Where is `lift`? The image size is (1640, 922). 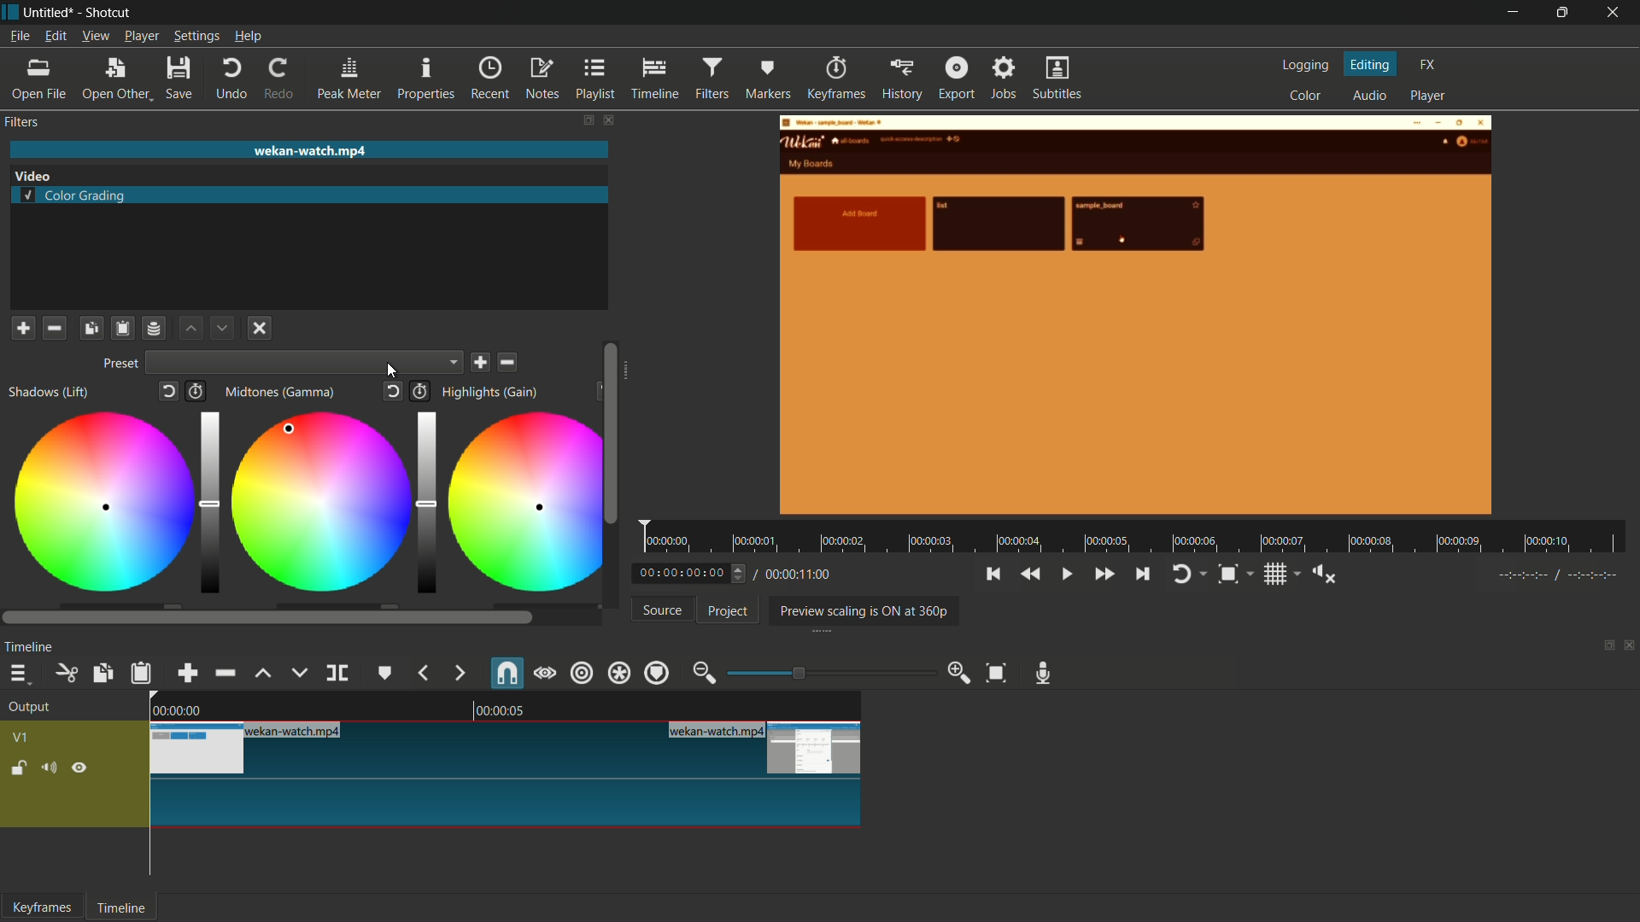 lift is located at coordinates (263, 673).